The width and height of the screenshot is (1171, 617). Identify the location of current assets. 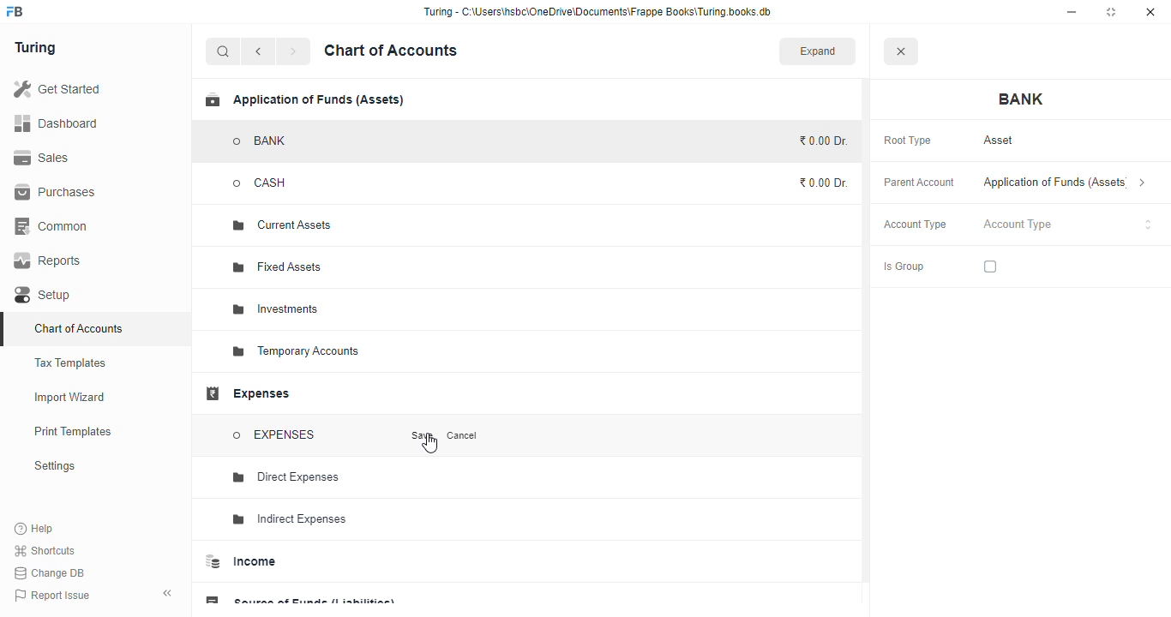
(282, 226).